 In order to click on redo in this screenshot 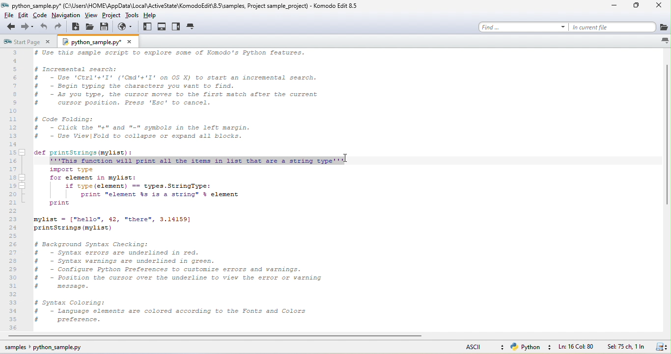, I will do `click(61, 26)`.